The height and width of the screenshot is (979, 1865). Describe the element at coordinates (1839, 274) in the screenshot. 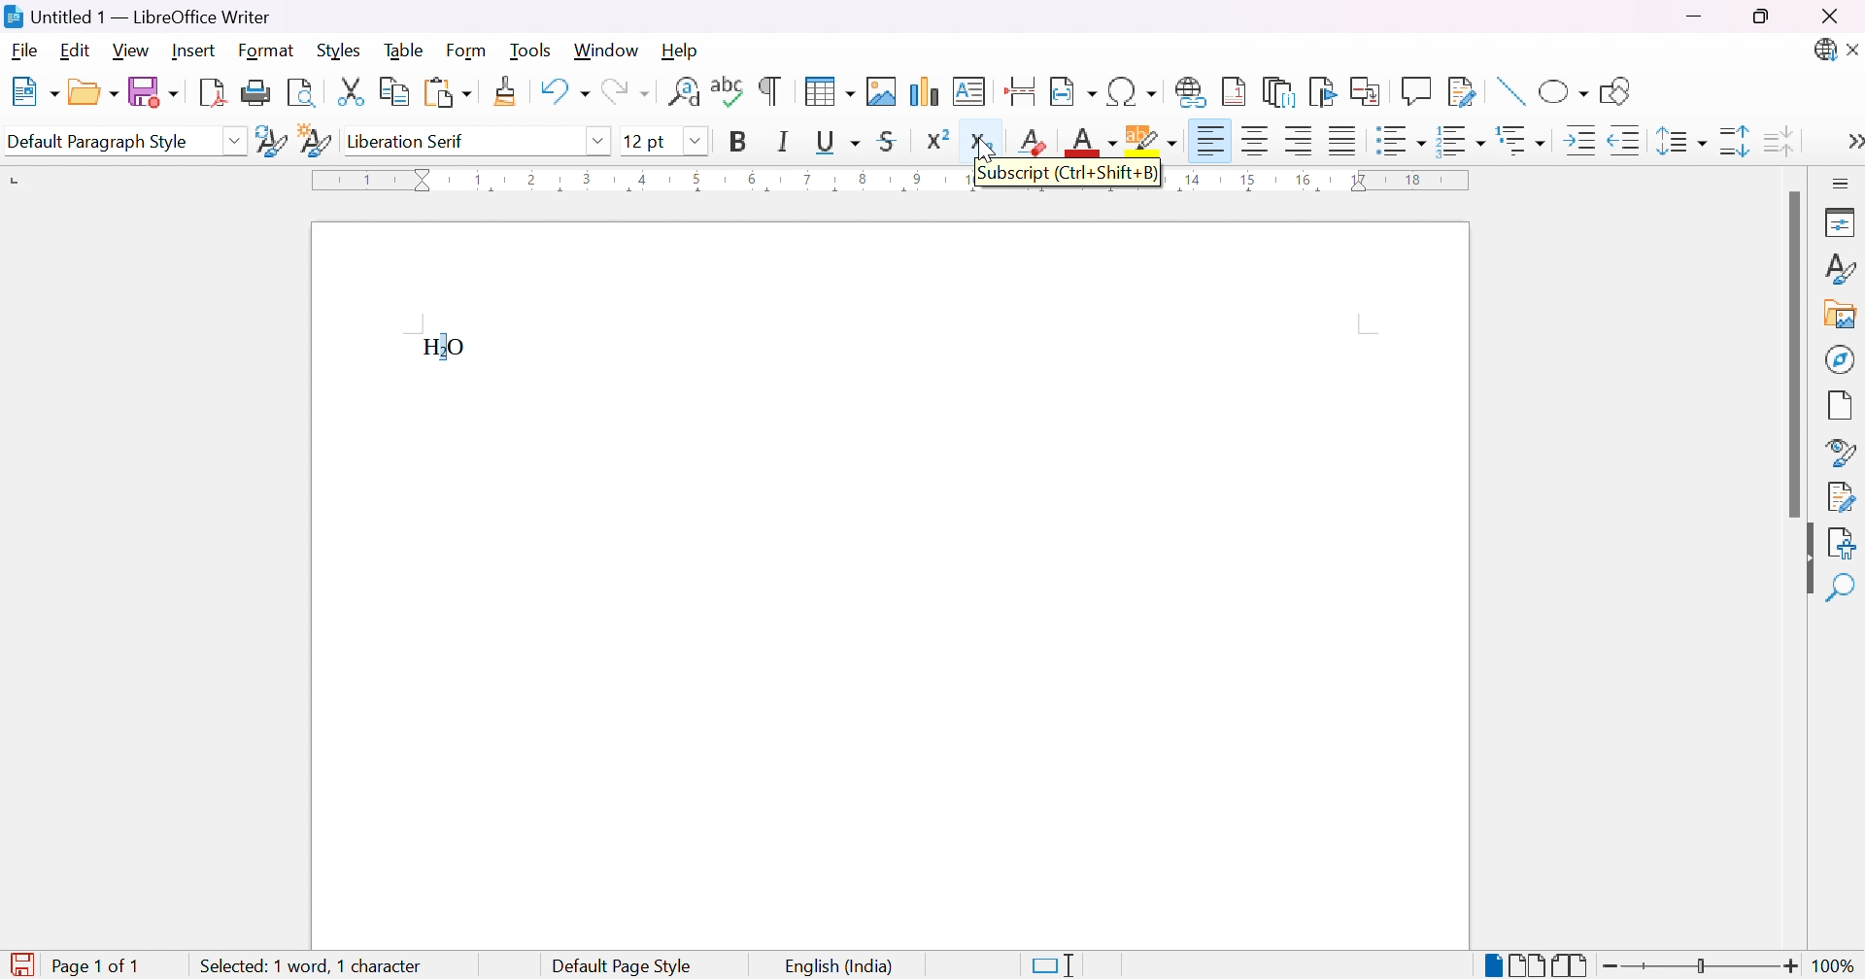

I see `Styles` at that location.